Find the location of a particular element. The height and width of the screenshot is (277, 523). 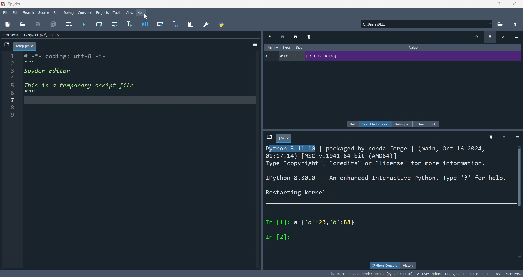

run cell is located at coordinates (99, 24).